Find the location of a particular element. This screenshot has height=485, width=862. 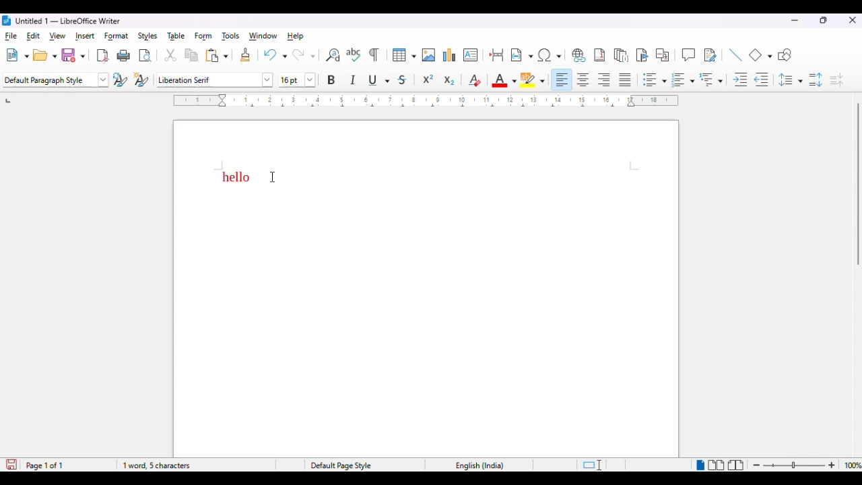

zoom in is located at coordinates (831, 465).